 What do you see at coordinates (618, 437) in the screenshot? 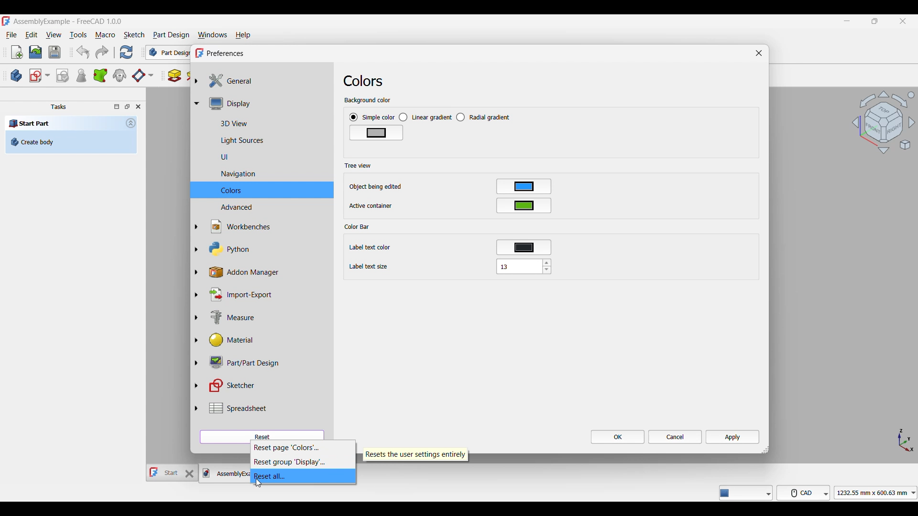
I see `OK` at bounding box center [618, 437].